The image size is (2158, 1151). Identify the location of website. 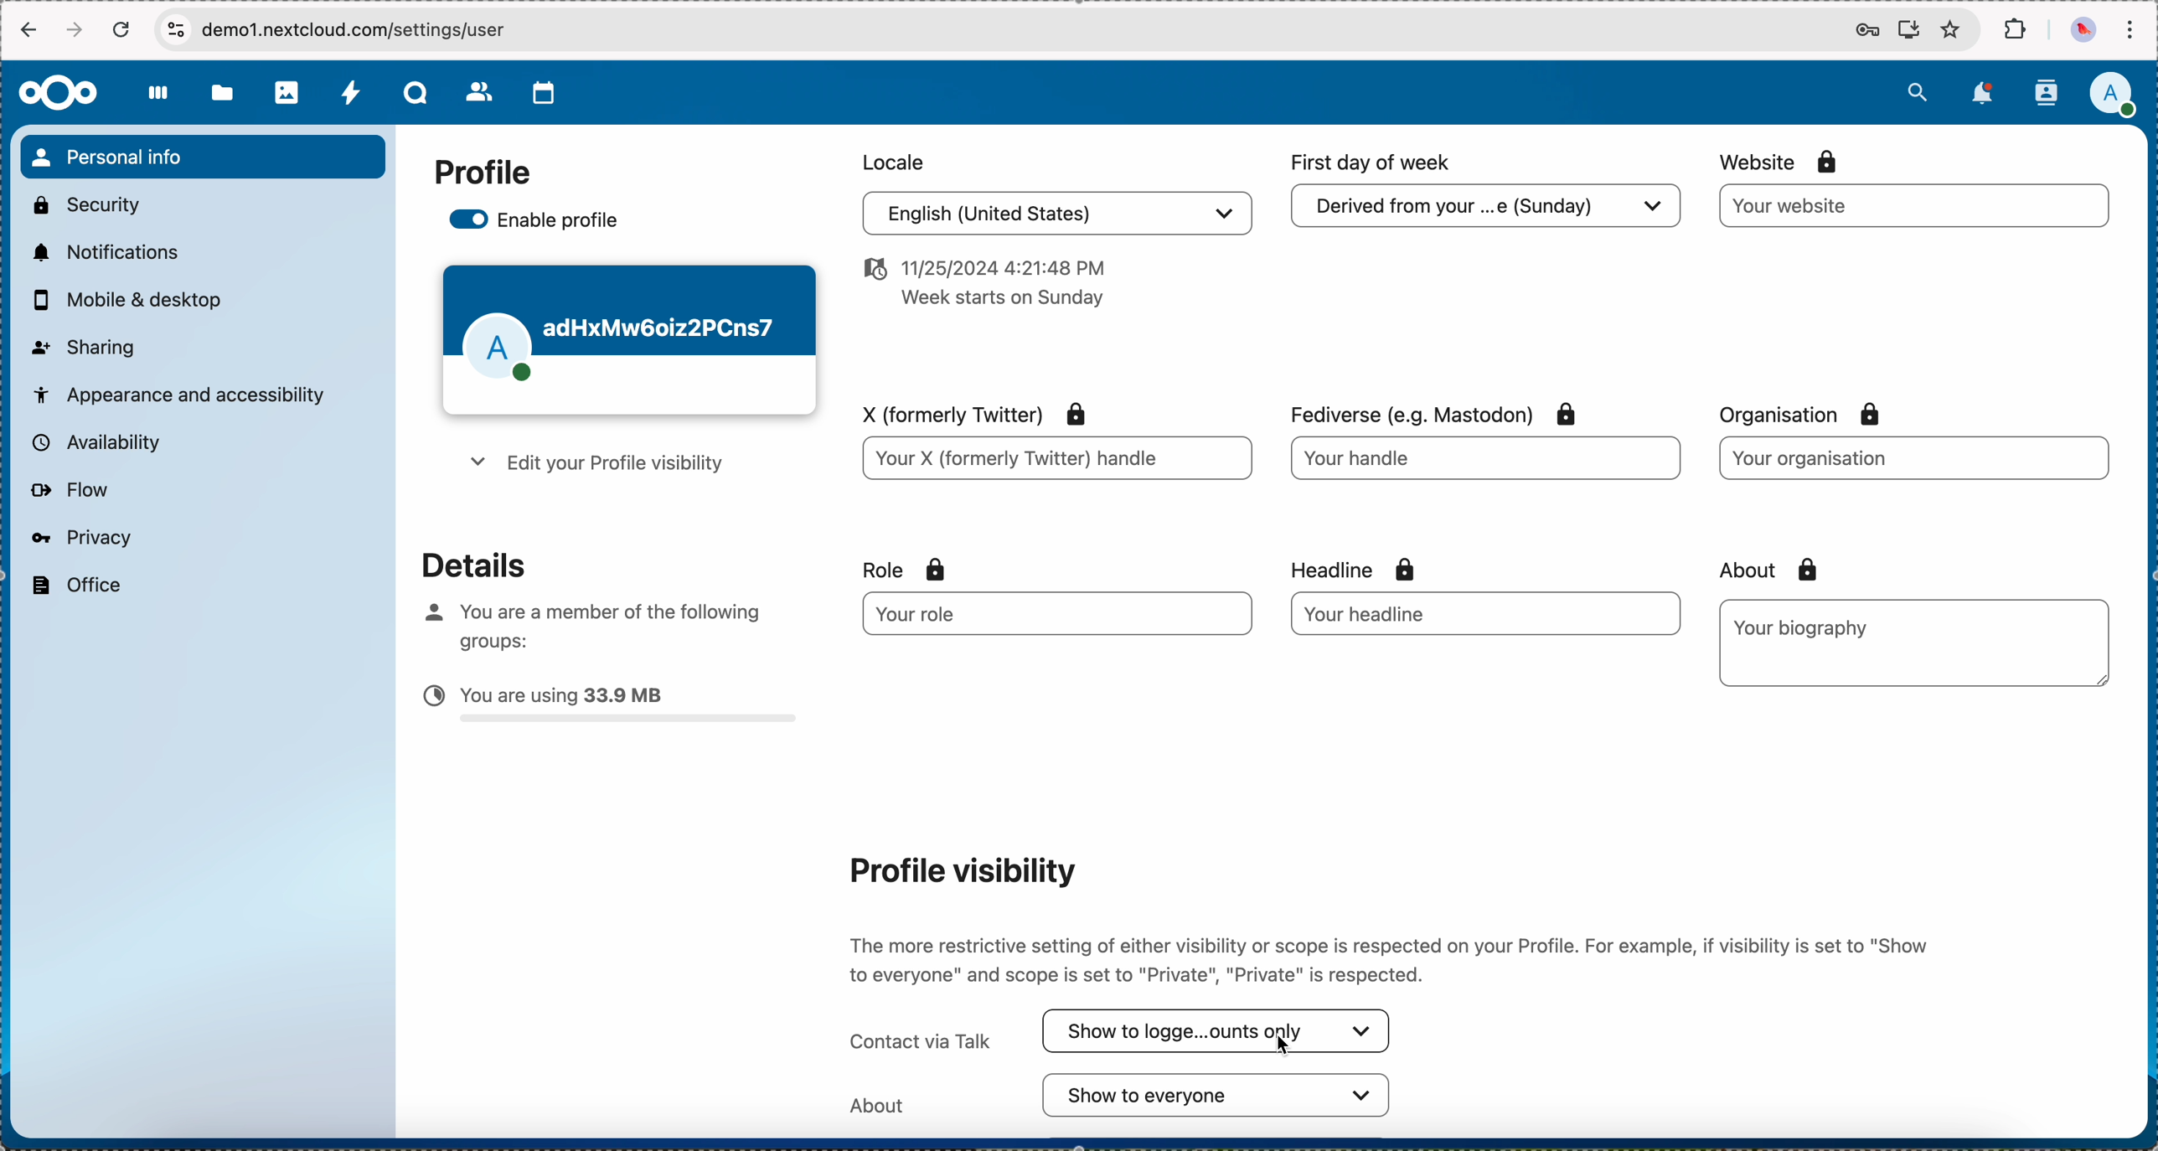
(1915, 206).